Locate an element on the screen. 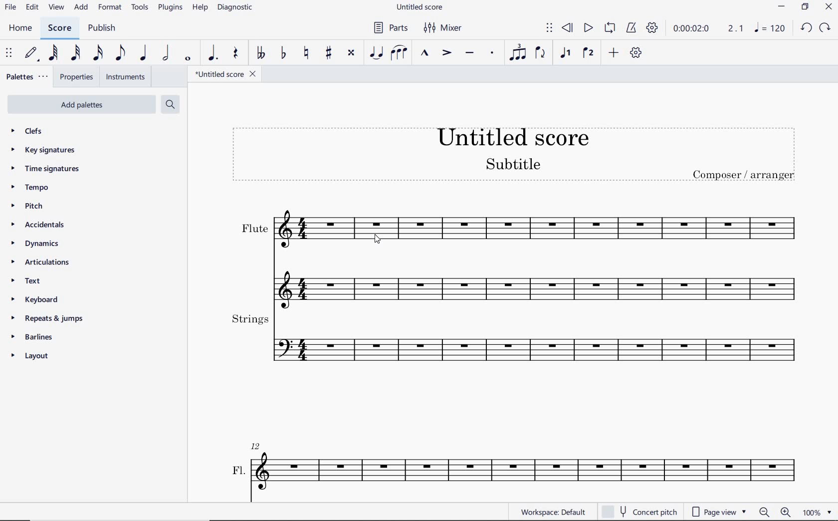 The image size is (838, 521). close is located at coordinates (829, 7).